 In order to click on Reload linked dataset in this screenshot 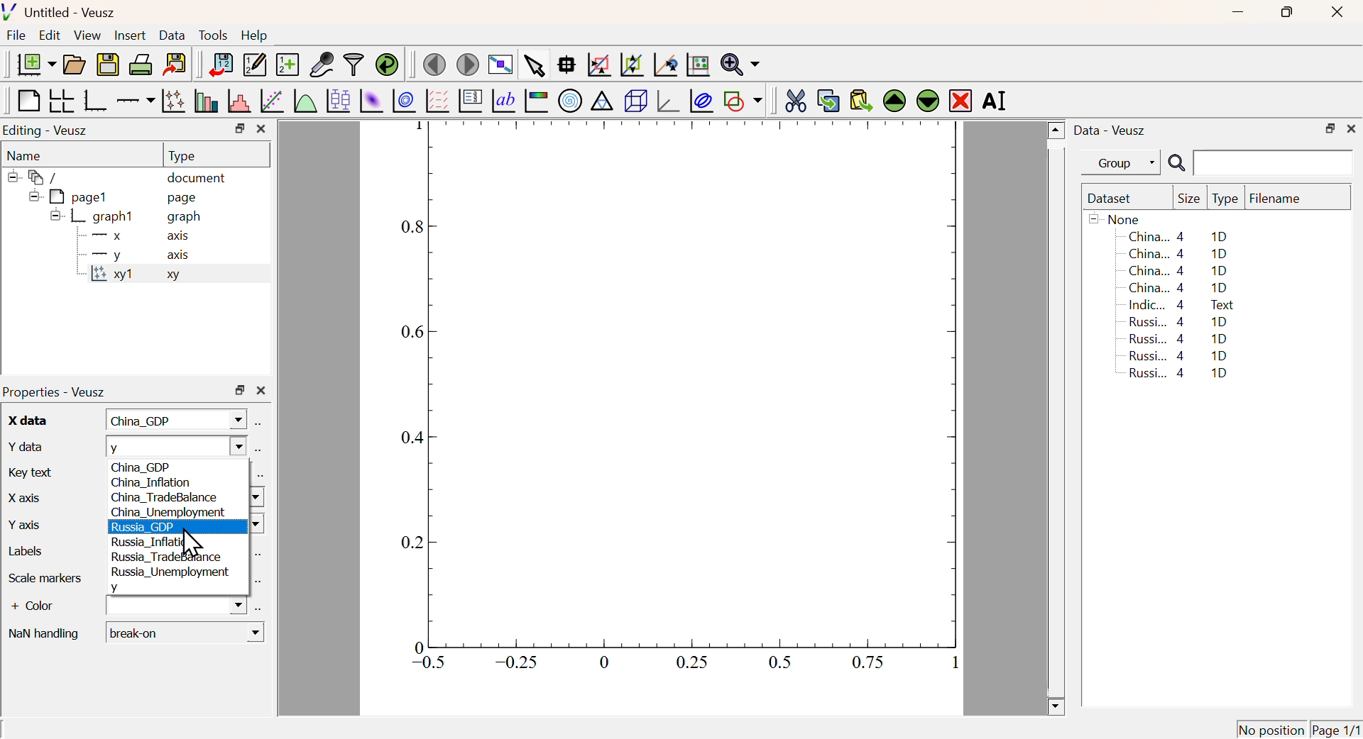, I will do `click(387, 63)`.